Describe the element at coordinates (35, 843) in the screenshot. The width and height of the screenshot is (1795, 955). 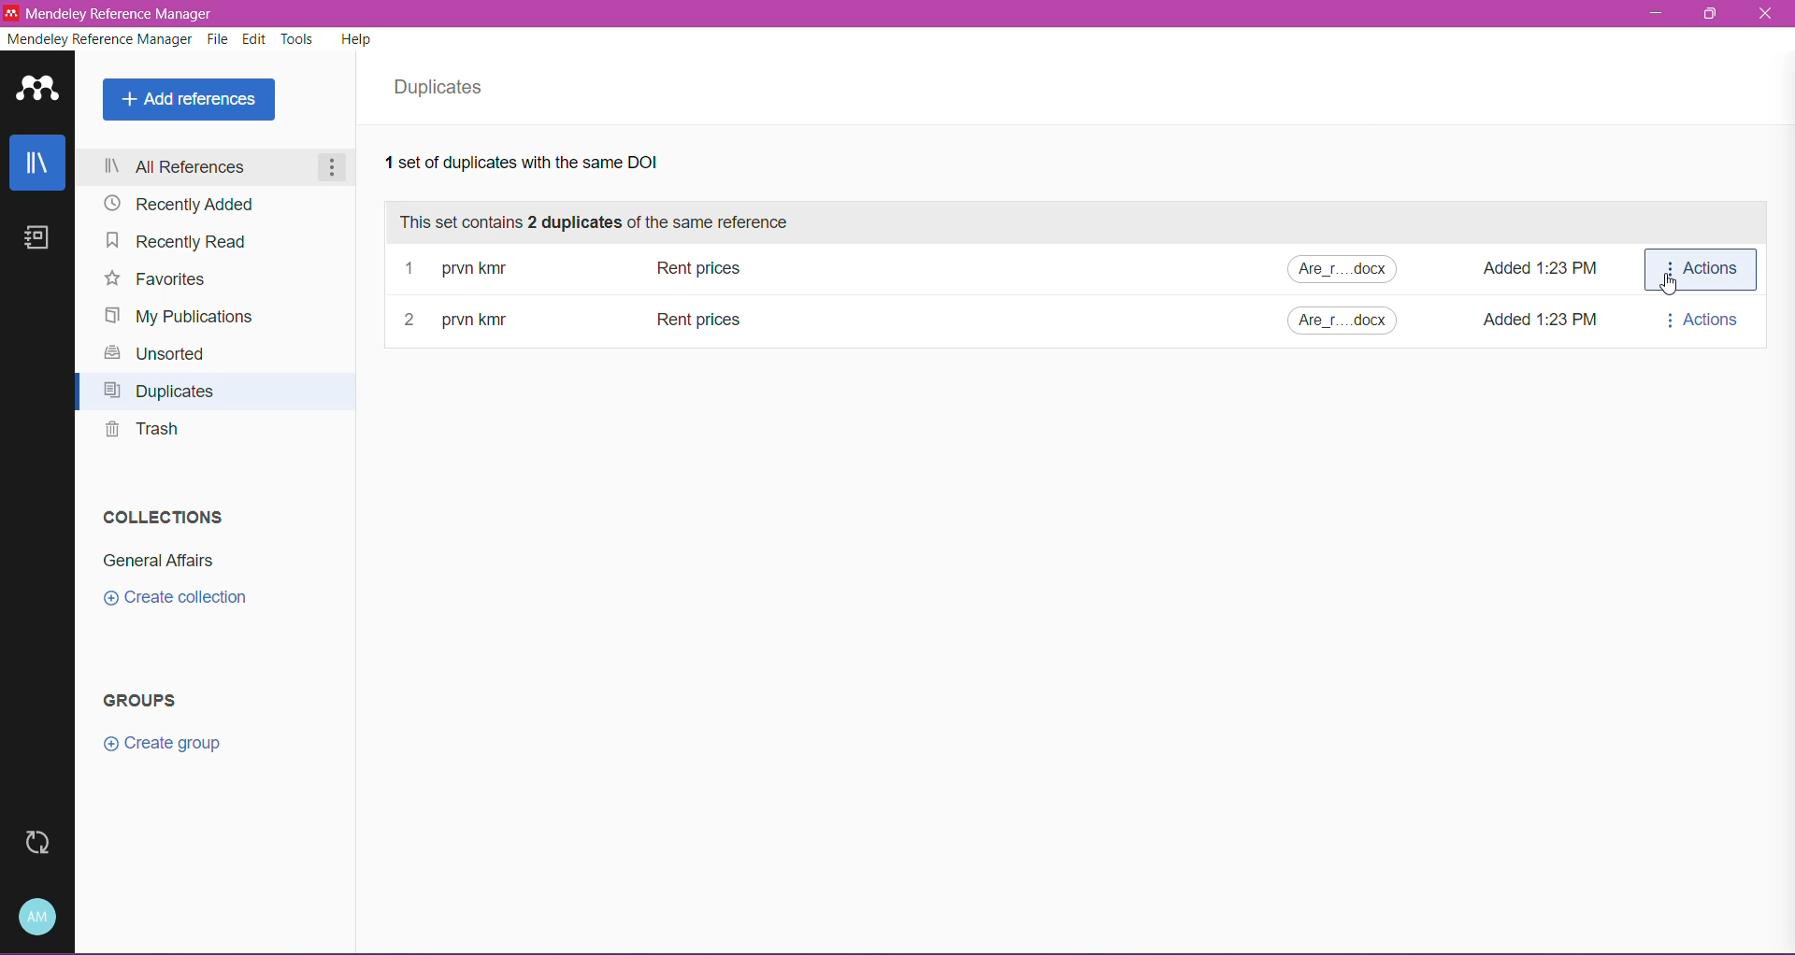
I see `Last Sync` at that location.